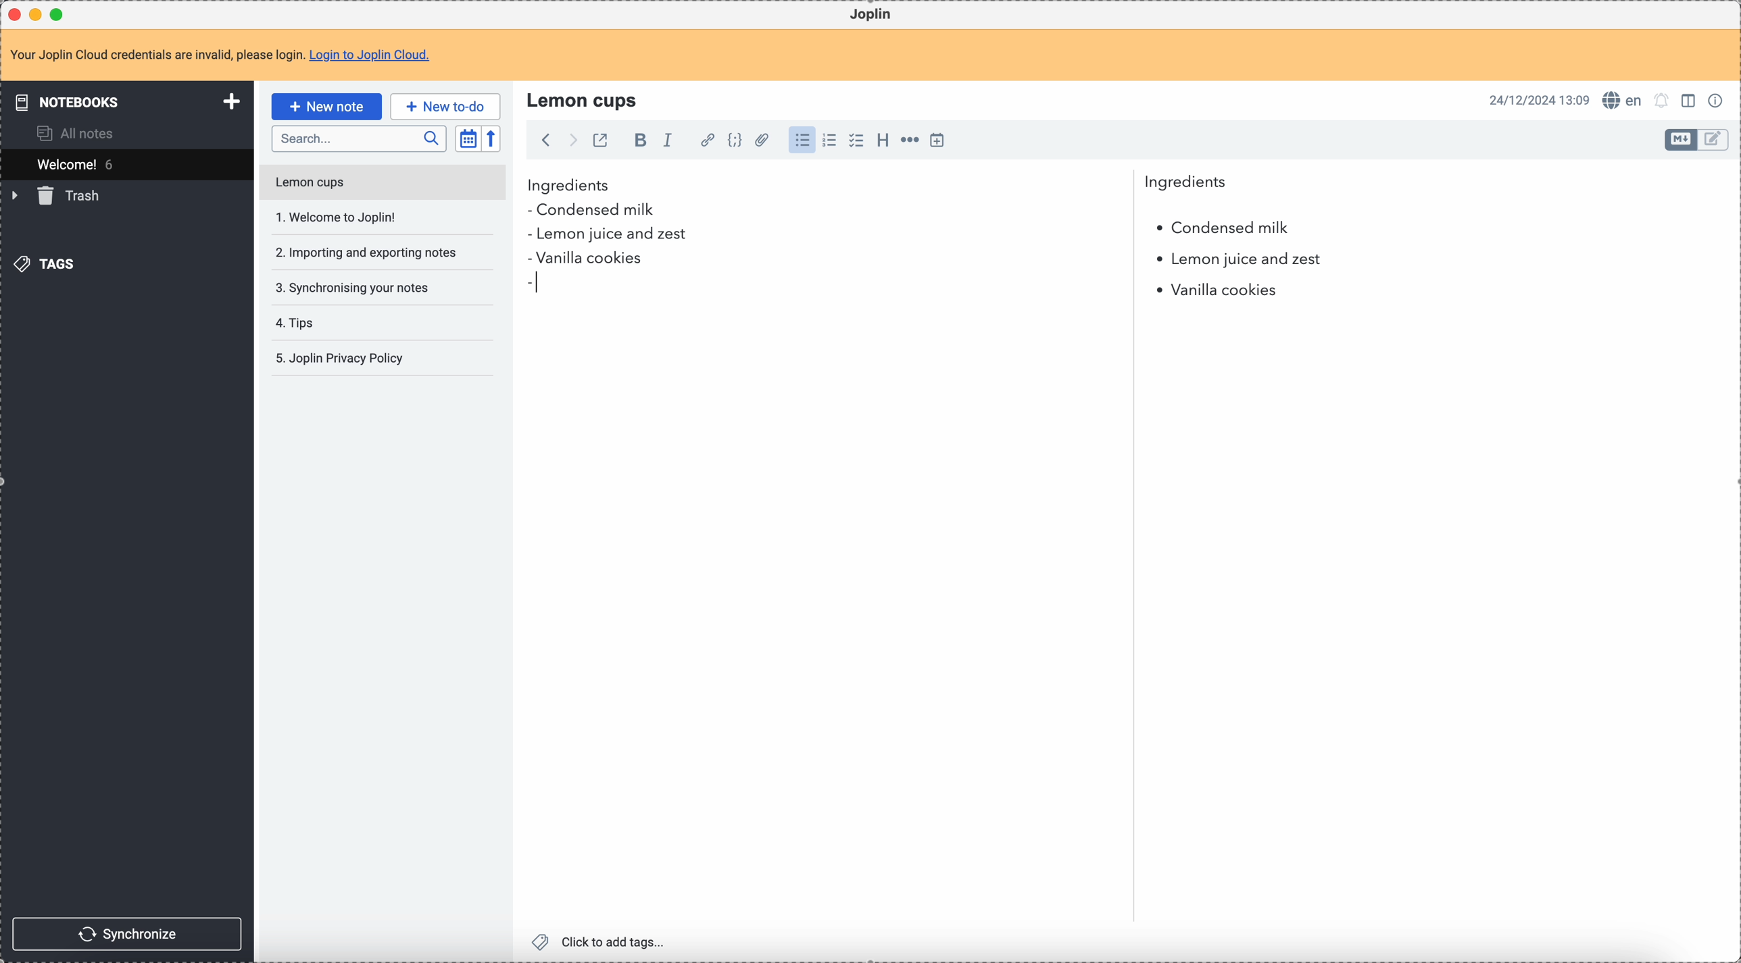 This screenshot has height=963, width=1741. I want to click on foward, so click(571, 140).